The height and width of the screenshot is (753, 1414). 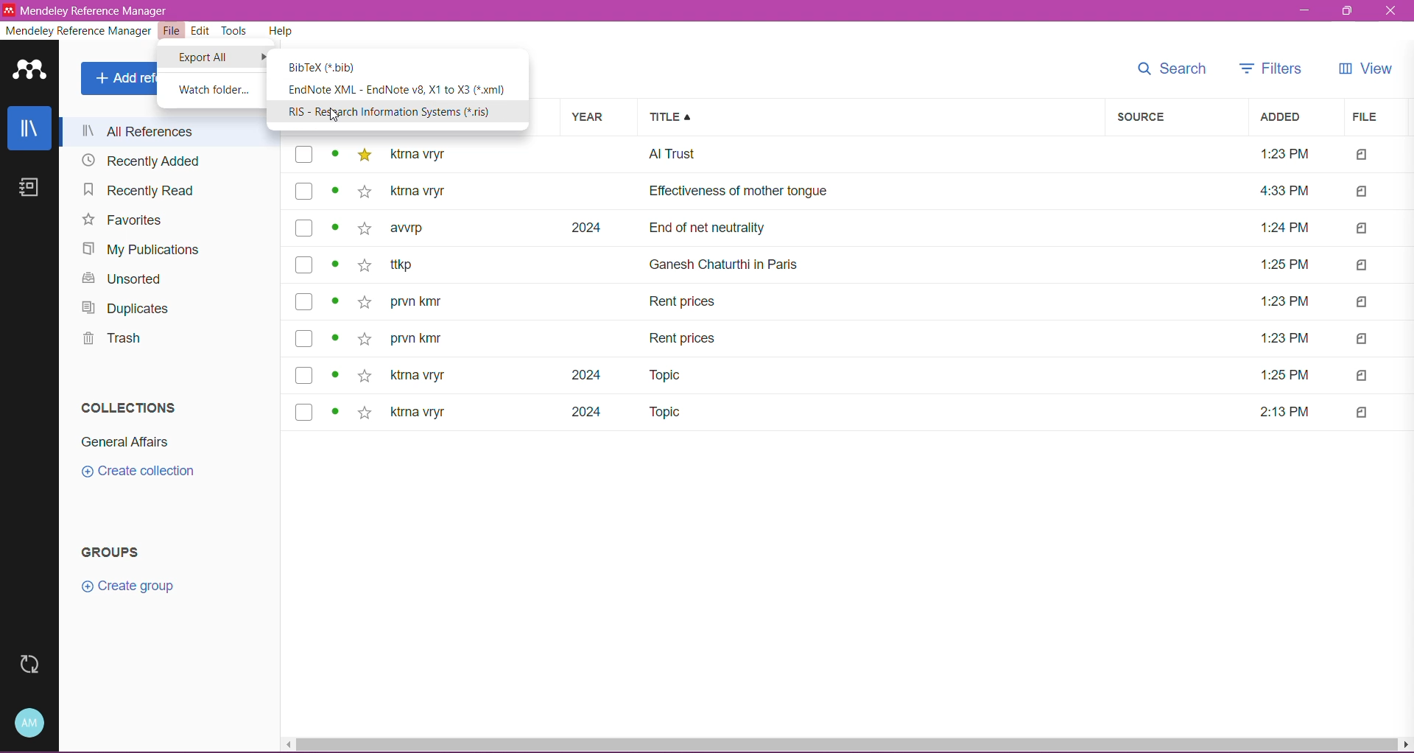 I want to click on prvn kmr Rent prices 1:23 PM, so click(x=851, y=340).